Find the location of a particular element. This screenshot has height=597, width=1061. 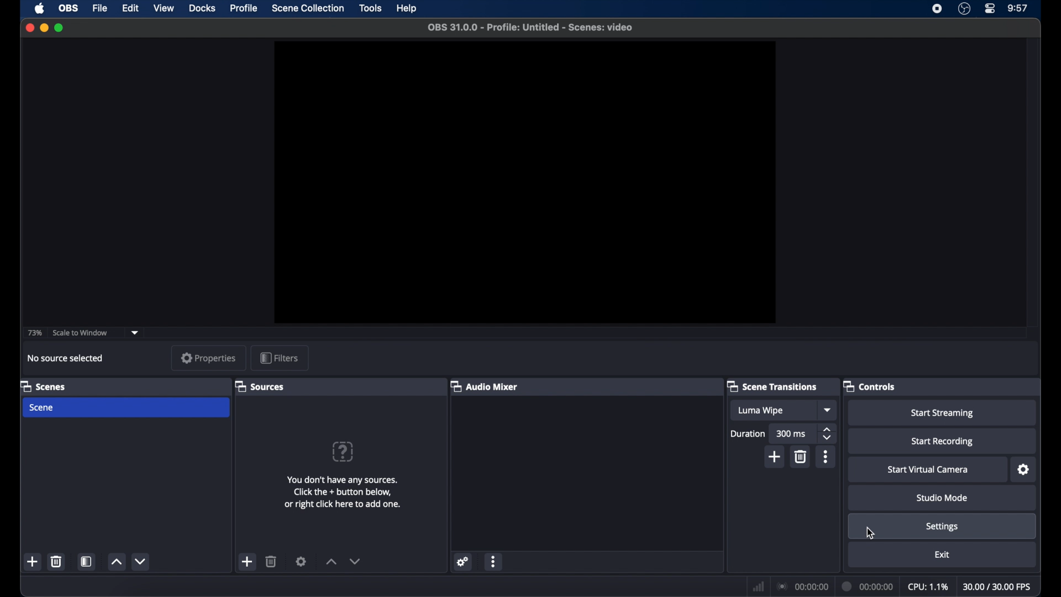

maximize is located at coordinates (59, 29).